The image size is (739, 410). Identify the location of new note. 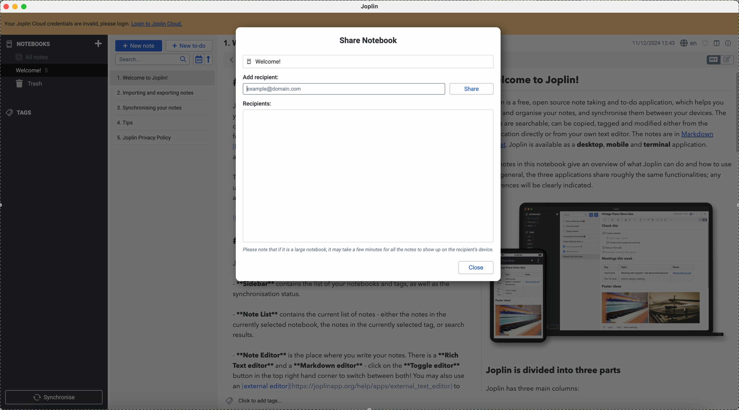
(140, 45).